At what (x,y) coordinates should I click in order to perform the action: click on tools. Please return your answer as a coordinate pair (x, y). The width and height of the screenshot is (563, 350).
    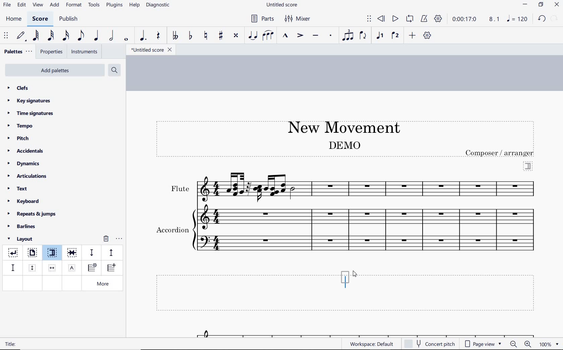
    Looking at the image, I should click on (94, 5).